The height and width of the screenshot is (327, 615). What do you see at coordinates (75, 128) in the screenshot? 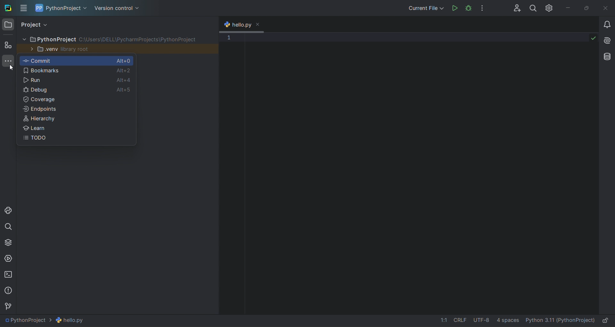
I see `learn` at bounding box center [75, 128].